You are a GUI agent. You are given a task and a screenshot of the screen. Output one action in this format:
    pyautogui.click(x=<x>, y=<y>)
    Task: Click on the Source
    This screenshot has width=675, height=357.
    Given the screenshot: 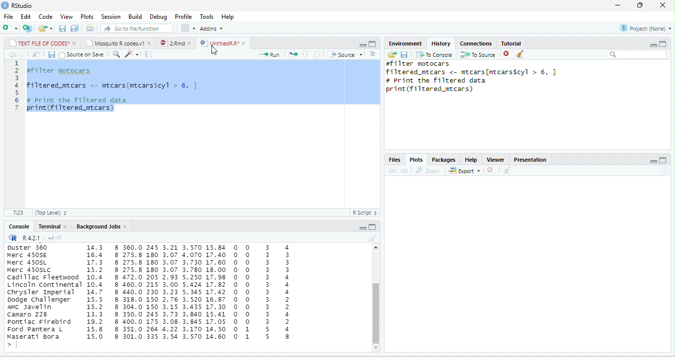 What is the action you would take?
    pyautogui.click(x=345, y=54)
    